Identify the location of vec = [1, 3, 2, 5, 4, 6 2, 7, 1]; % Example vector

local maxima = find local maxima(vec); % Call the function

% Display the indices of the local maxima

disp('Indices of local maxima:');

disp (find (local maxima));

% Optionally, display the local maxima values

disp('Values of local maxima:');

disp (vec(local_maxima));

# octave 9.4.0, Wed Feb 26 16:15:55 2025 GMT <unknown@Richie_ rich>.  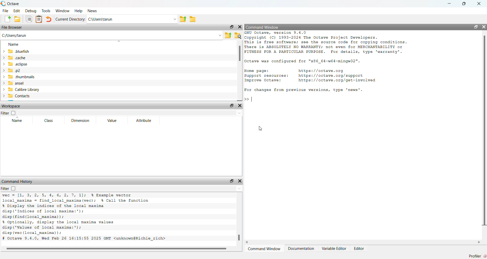
(96, 218).